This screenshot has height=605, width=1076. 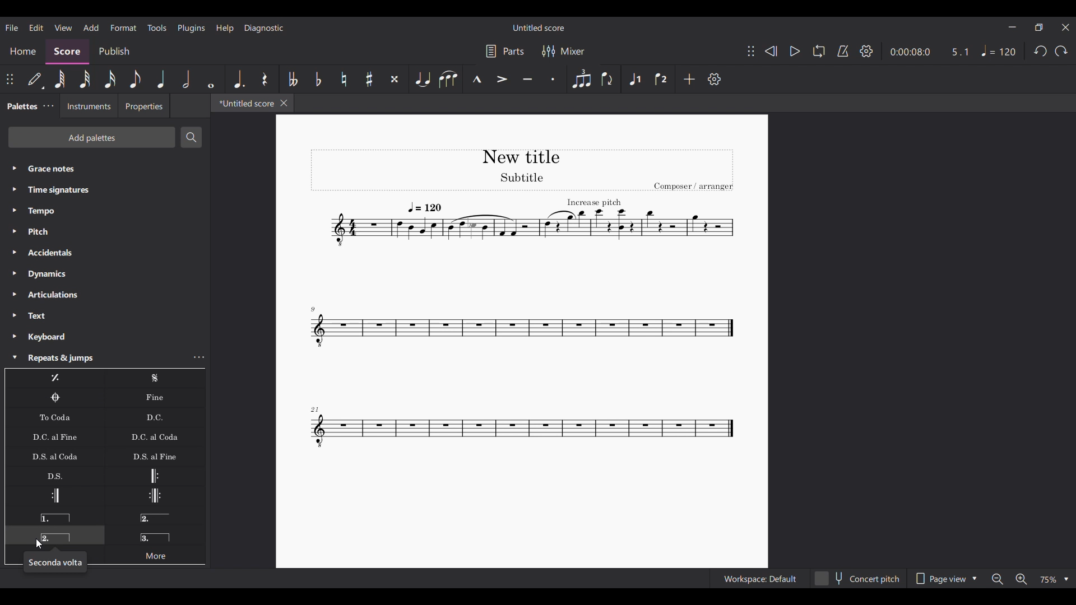 What do you see at coordinates (55, 378) in the screenshot?
I see `Repeat last measure` at bounding box center [55, 378].